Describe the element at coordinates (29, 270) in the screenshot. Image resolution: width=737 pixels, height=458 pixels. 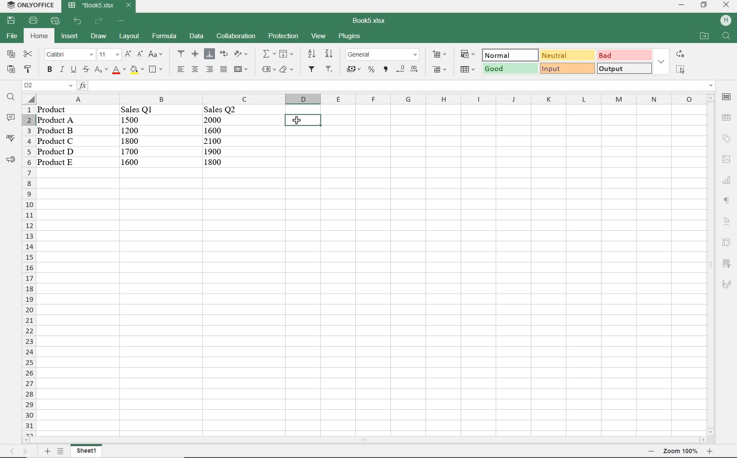
I see `rows` at that location.